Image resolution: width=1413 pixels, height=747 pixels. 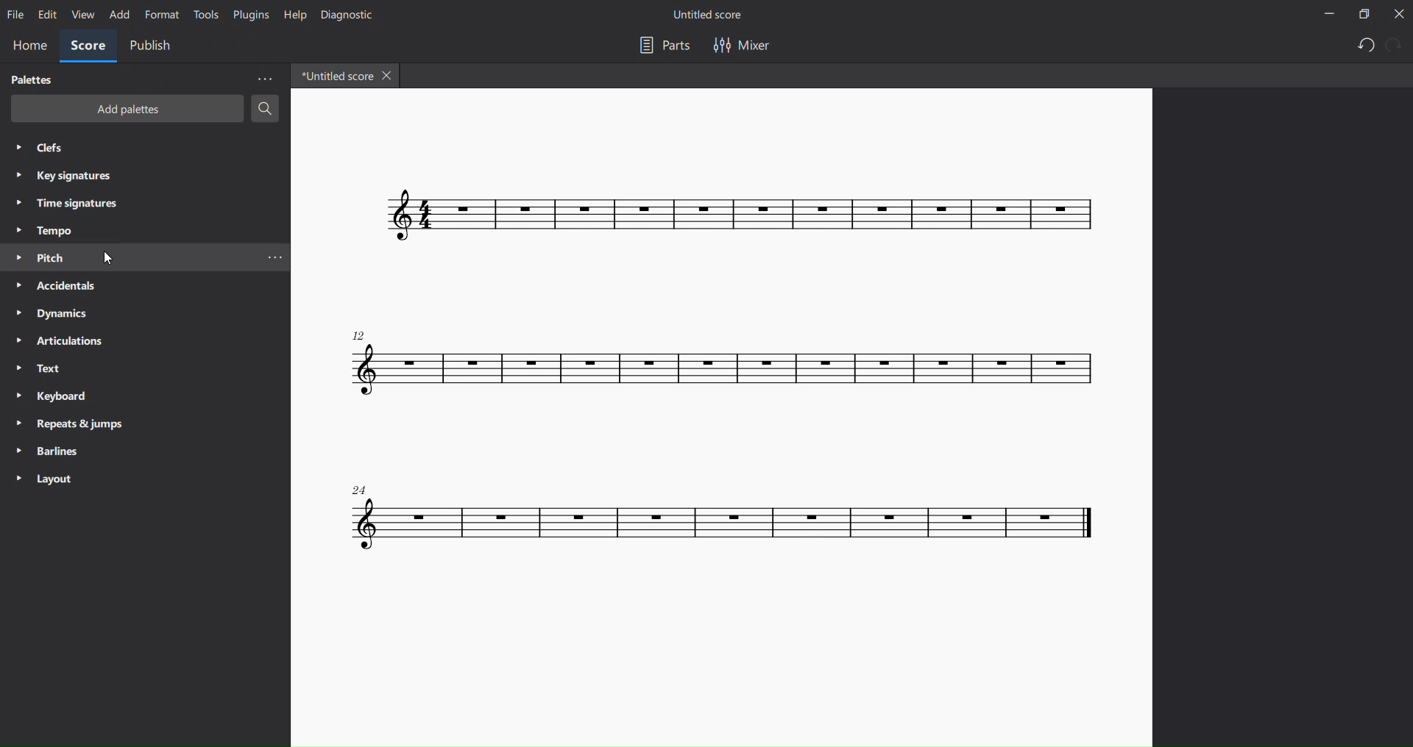 I want to click on time signatures, so click(x=65, y=204).